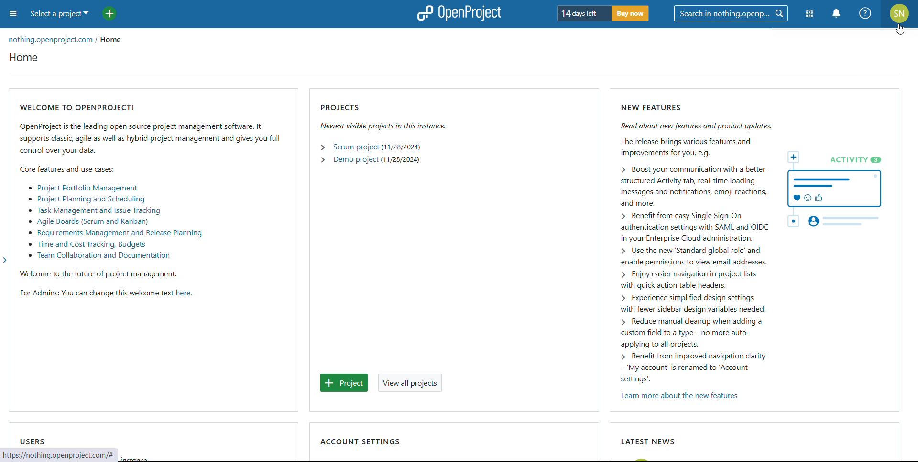  Describe the element at coordinates (23, 57) in the screenshot. I see `home` at that location.